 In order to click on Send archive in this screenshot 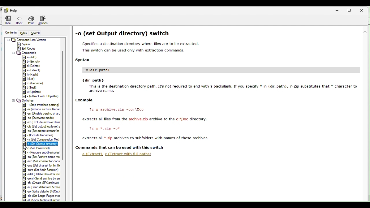, I will do `click(42, 178)`.